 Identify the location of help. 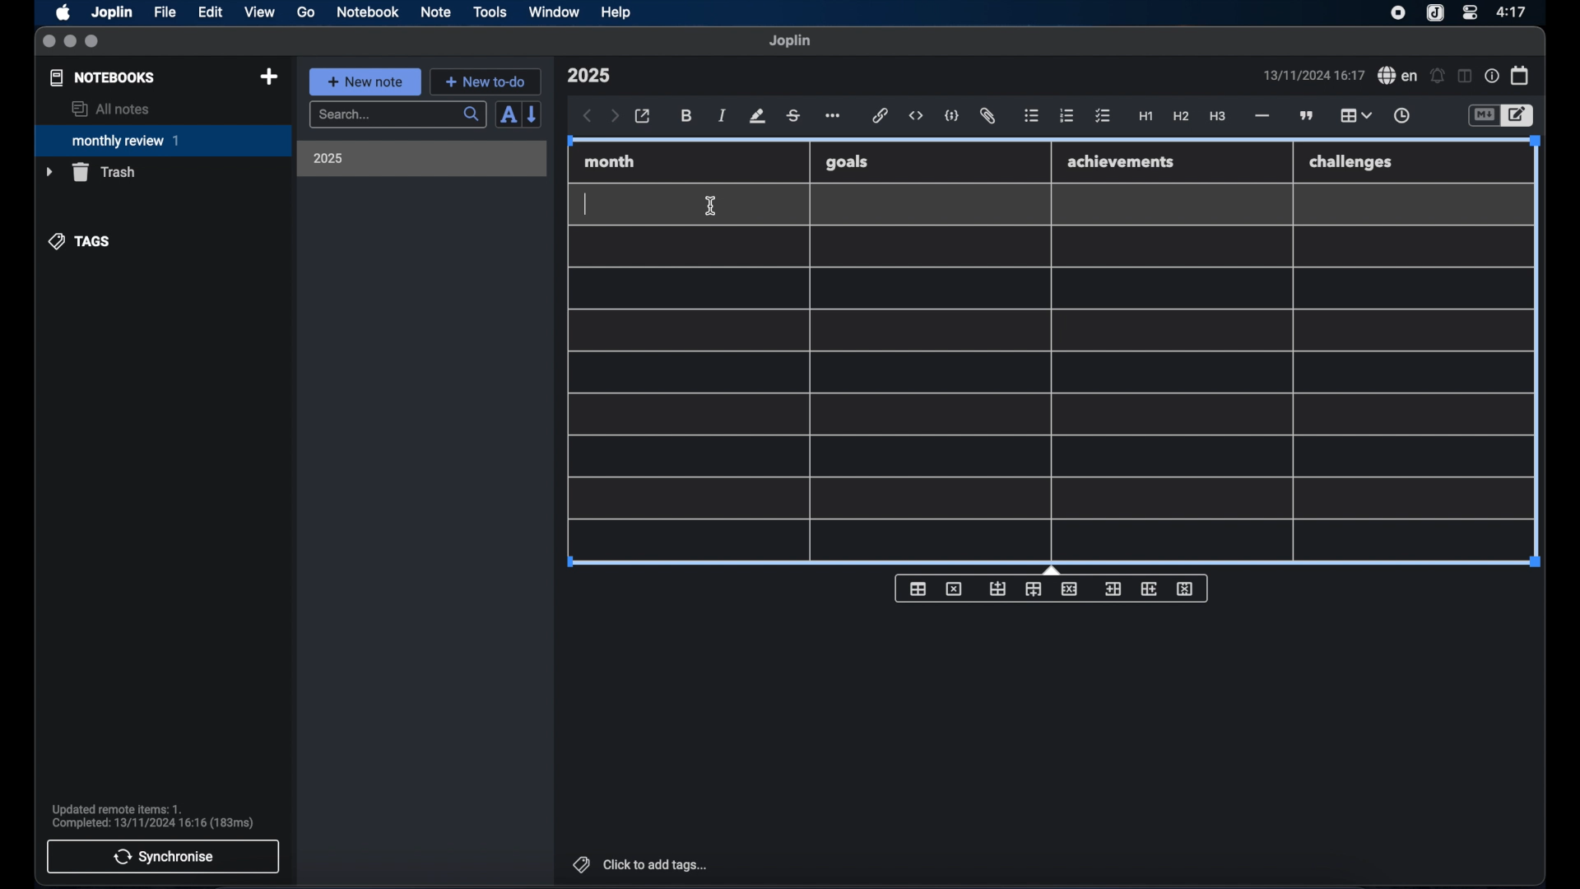
(617, 12).